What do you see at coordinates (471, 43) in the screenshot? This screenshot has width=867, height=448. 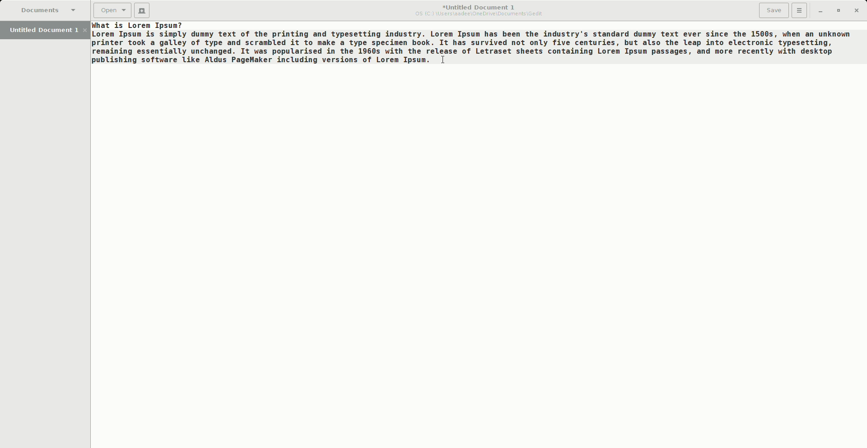 I see `Filler text` at bounding box center [471, 43].